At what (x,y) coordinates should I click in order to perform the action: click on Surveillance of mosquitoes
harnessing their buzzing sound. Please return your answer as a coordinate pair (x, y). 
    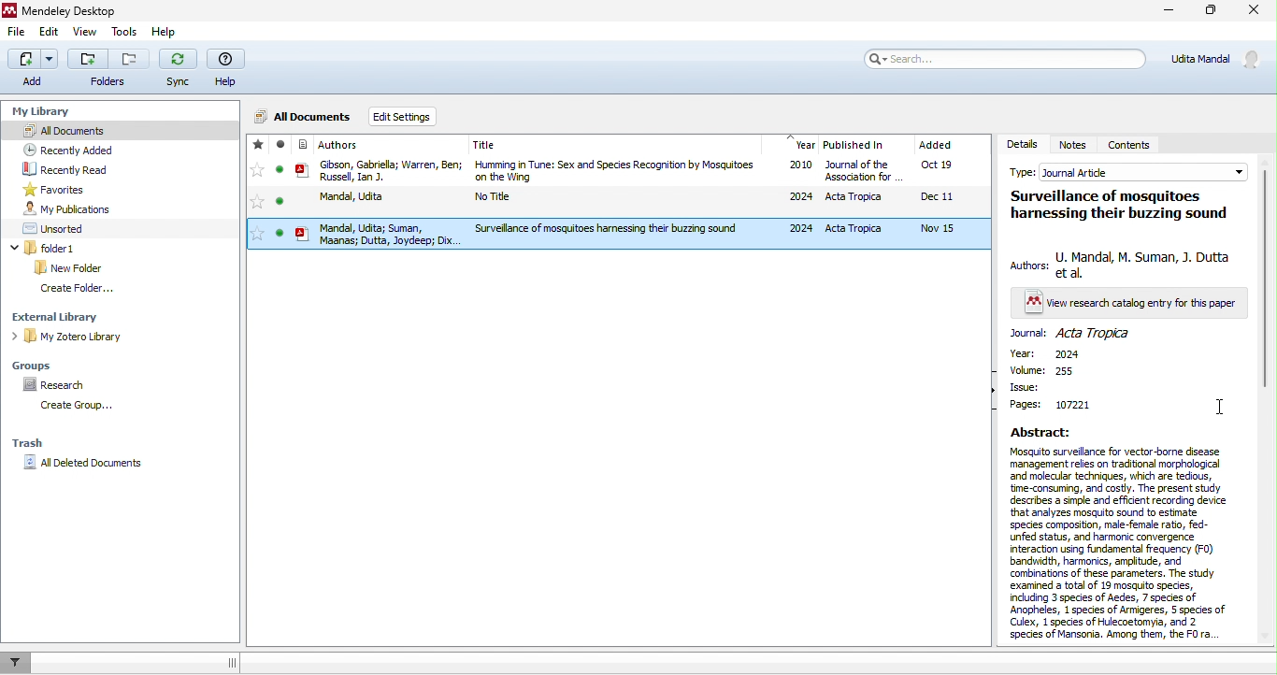
    Looking at the image, I should click on (1115, 203).